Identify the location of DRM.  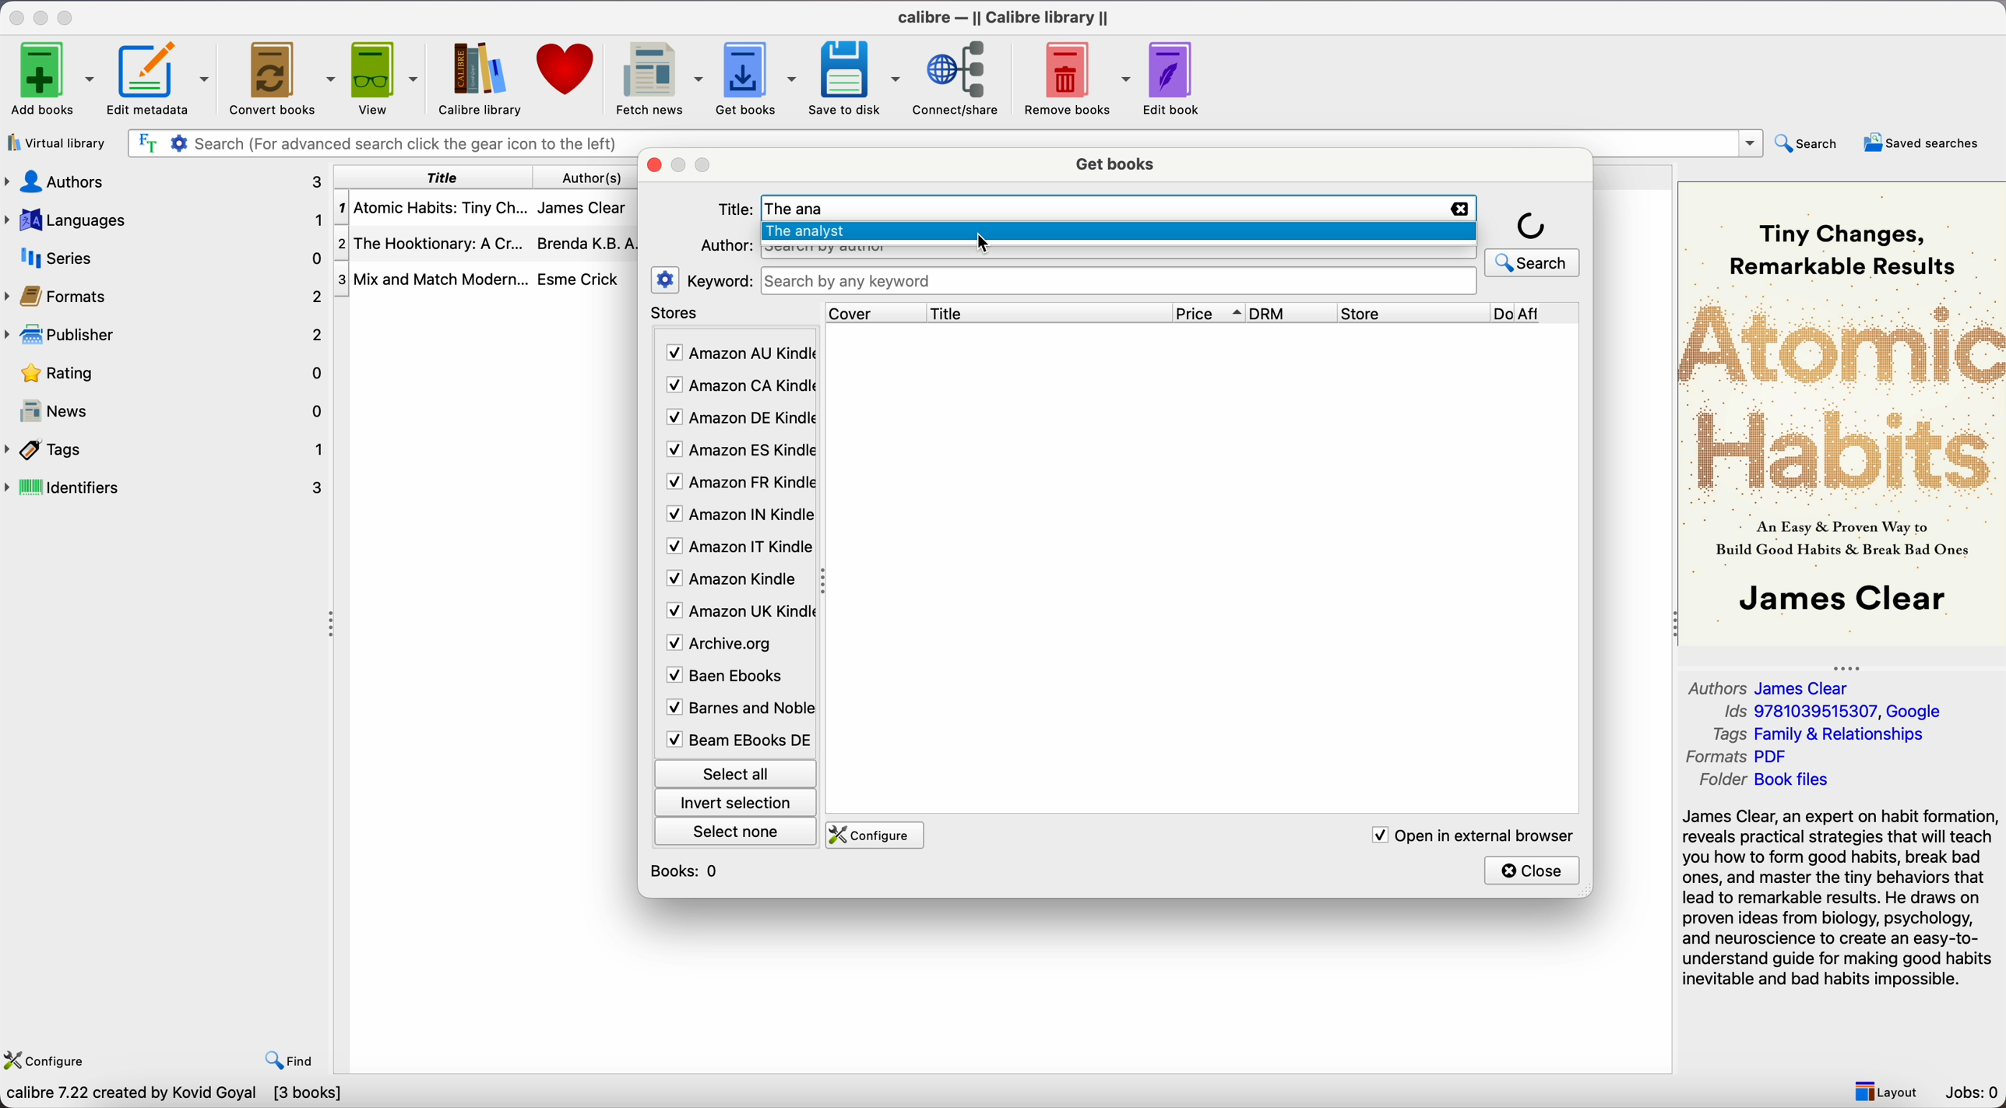
(1293, 313).